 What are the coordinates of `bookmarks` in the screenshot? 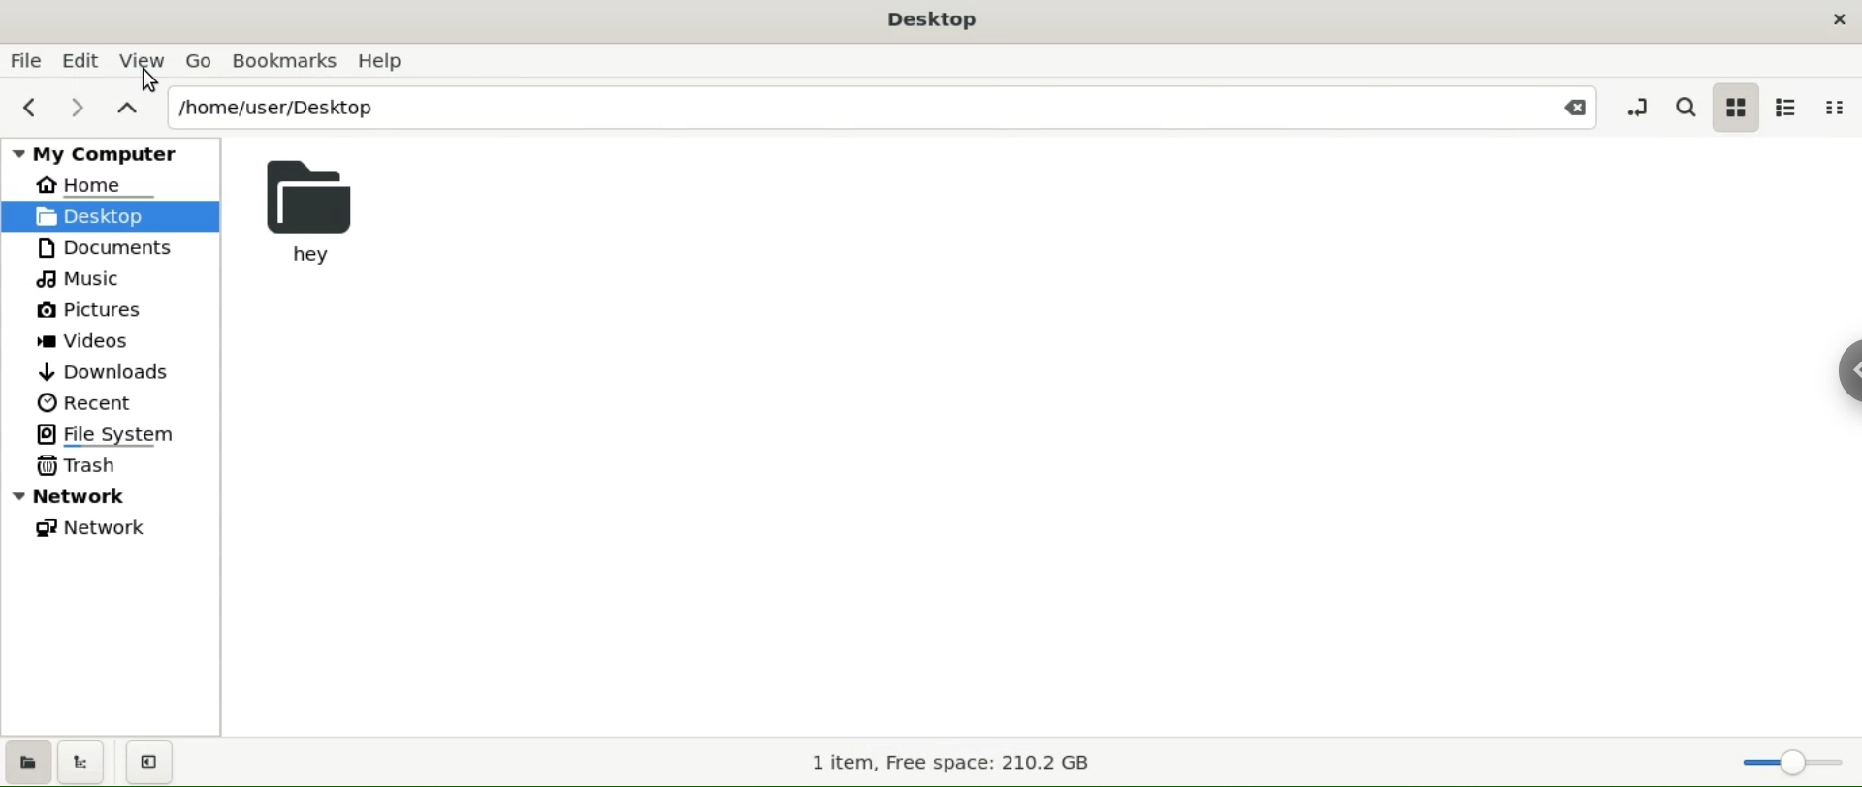 It's located at (288, 58).